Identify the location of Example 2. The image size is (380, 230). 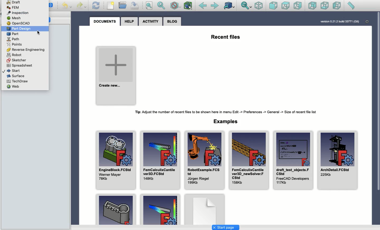
(160, 209).